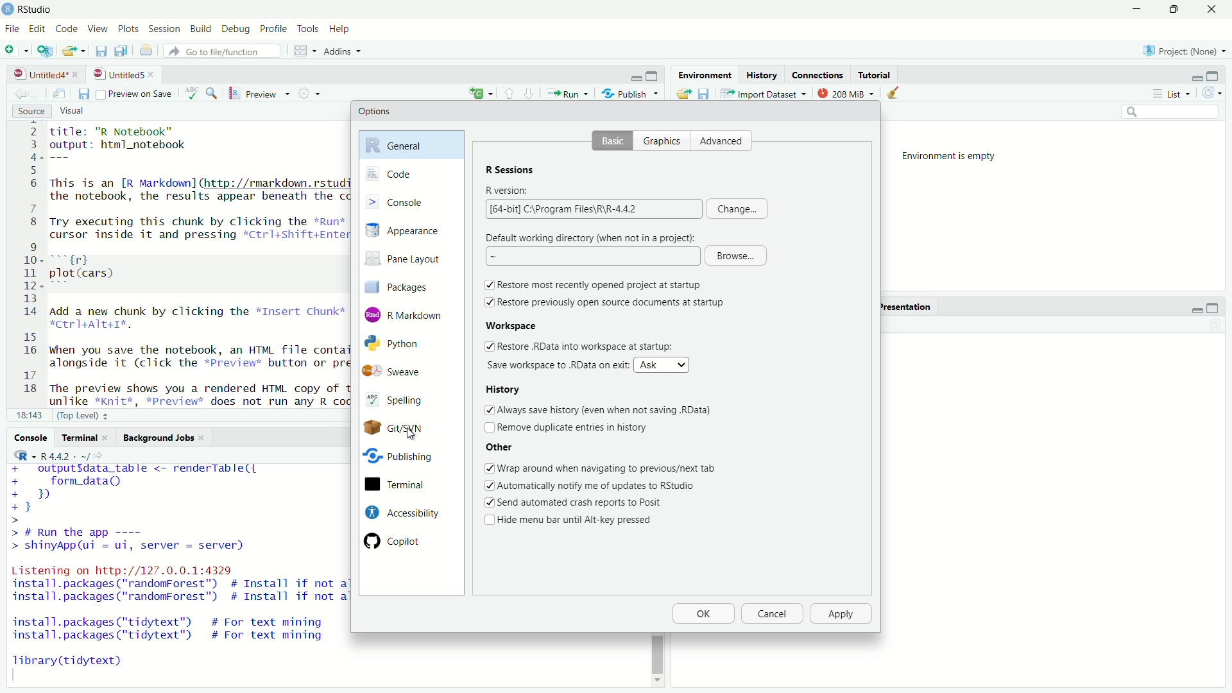 The width and height of the screenshot is (1232, 693). What do you see at coordinates (411, 201) in the screenshot?
I see ` Console` at bounding box center [411, 201].